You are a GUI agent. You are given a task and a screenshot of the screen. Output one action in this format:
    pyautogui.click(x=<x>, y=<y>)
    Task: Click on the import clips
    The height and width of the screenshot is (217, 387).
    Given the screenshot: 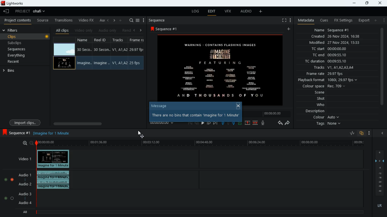 What is the action you would take?
    pyautogui.click(x=26, y=122)
    